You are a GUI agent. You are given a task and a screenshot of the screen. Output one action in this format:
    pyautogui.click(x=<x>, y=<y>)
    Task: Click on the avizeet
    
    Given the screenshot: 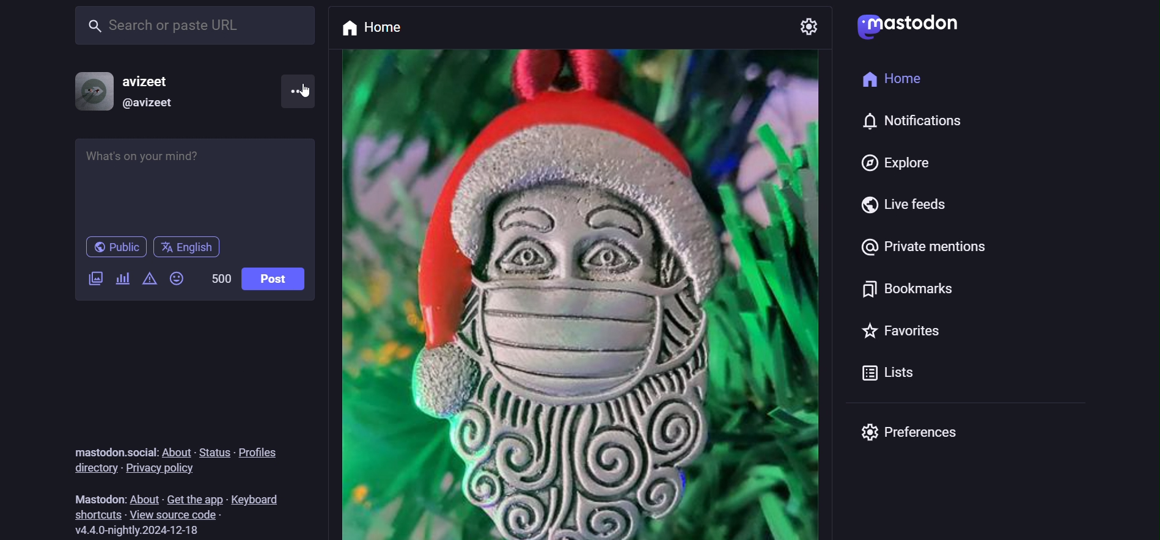 What is the action you would take?
    pyautogui.click(x=164, y=82)
    